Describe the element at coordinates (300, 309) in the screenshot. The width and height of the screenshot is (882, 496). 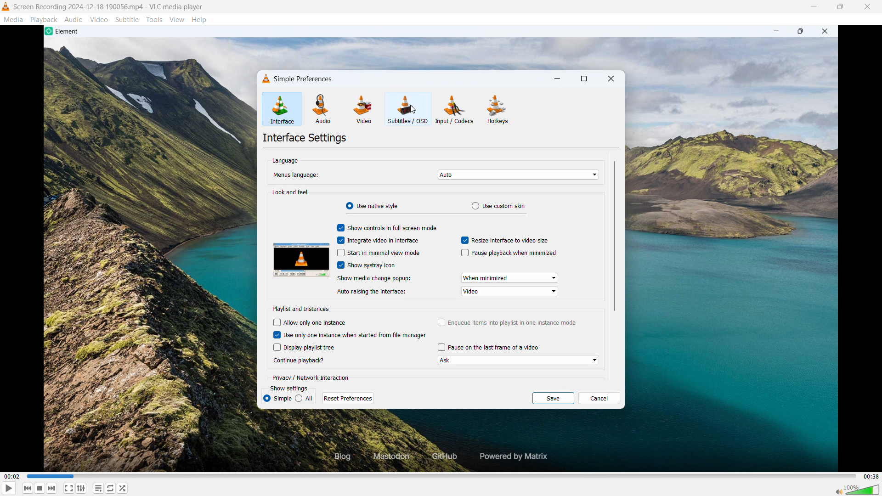
I see `playlist and instances` at that location.